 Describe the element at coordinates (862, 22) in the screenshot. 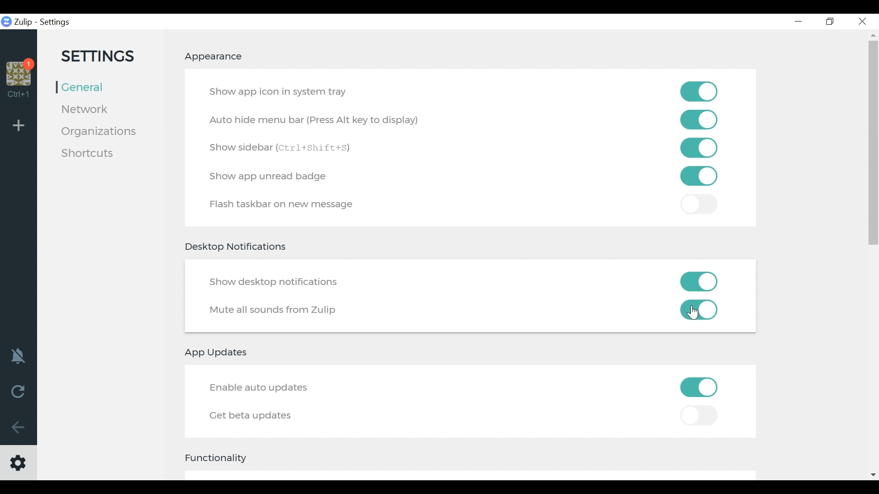

I see `Close` at that location.